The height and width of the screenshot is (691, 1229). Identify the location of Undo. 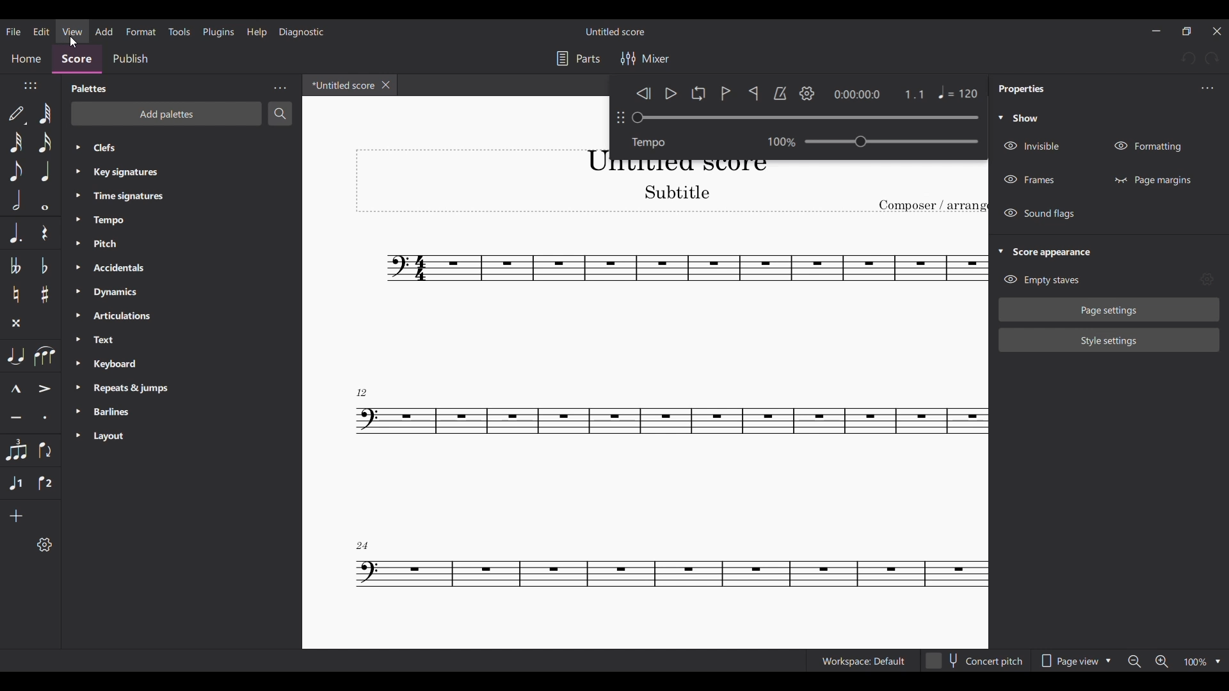
(1188, 58).